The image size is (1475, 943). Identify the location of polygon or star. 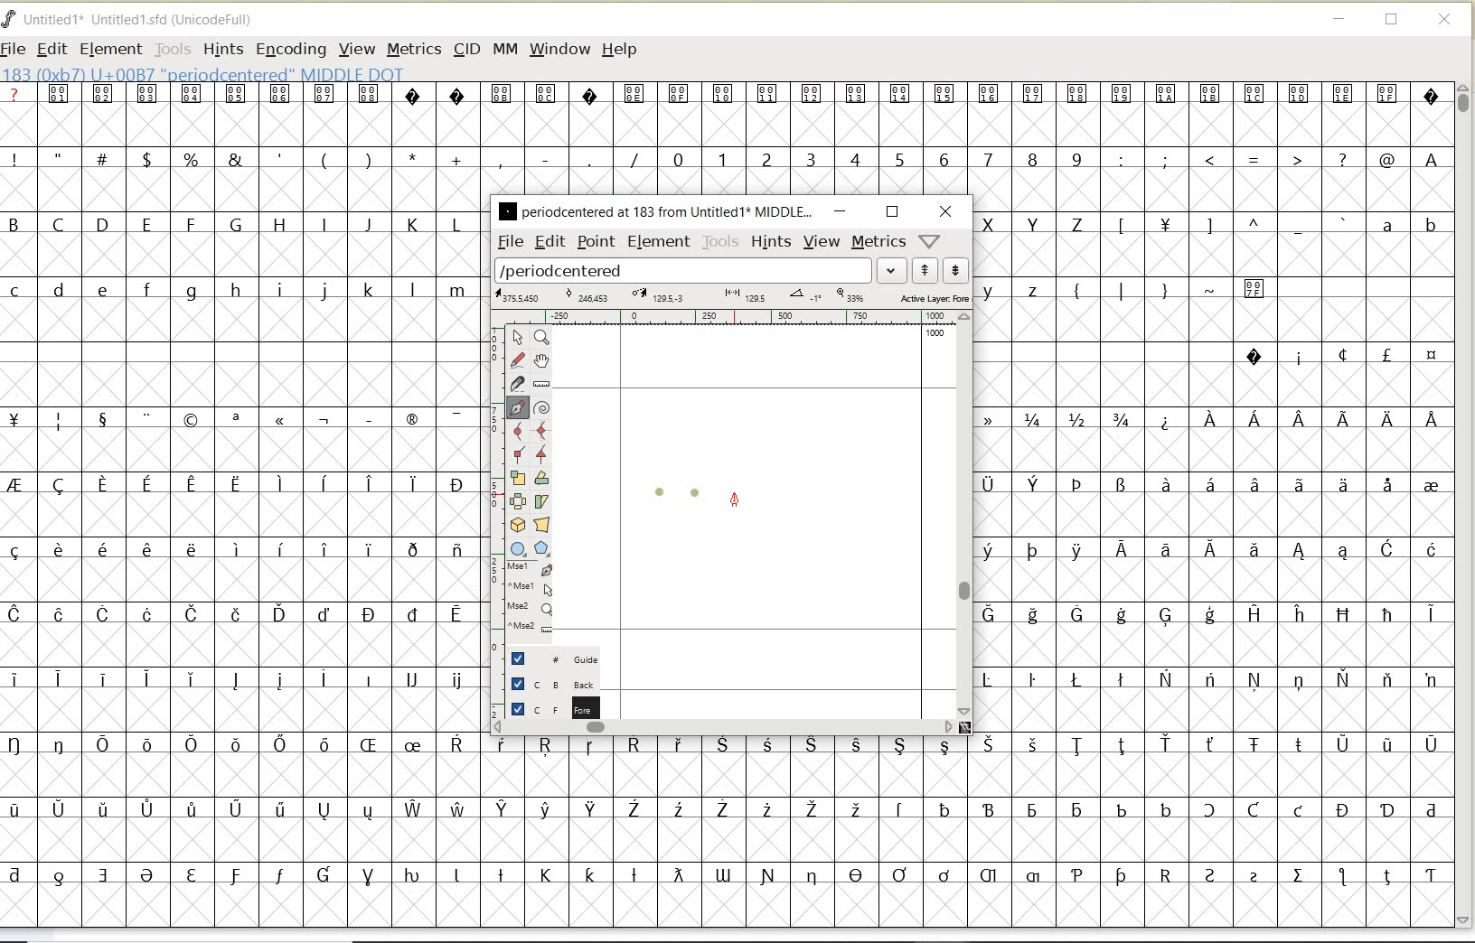
(544, 549).